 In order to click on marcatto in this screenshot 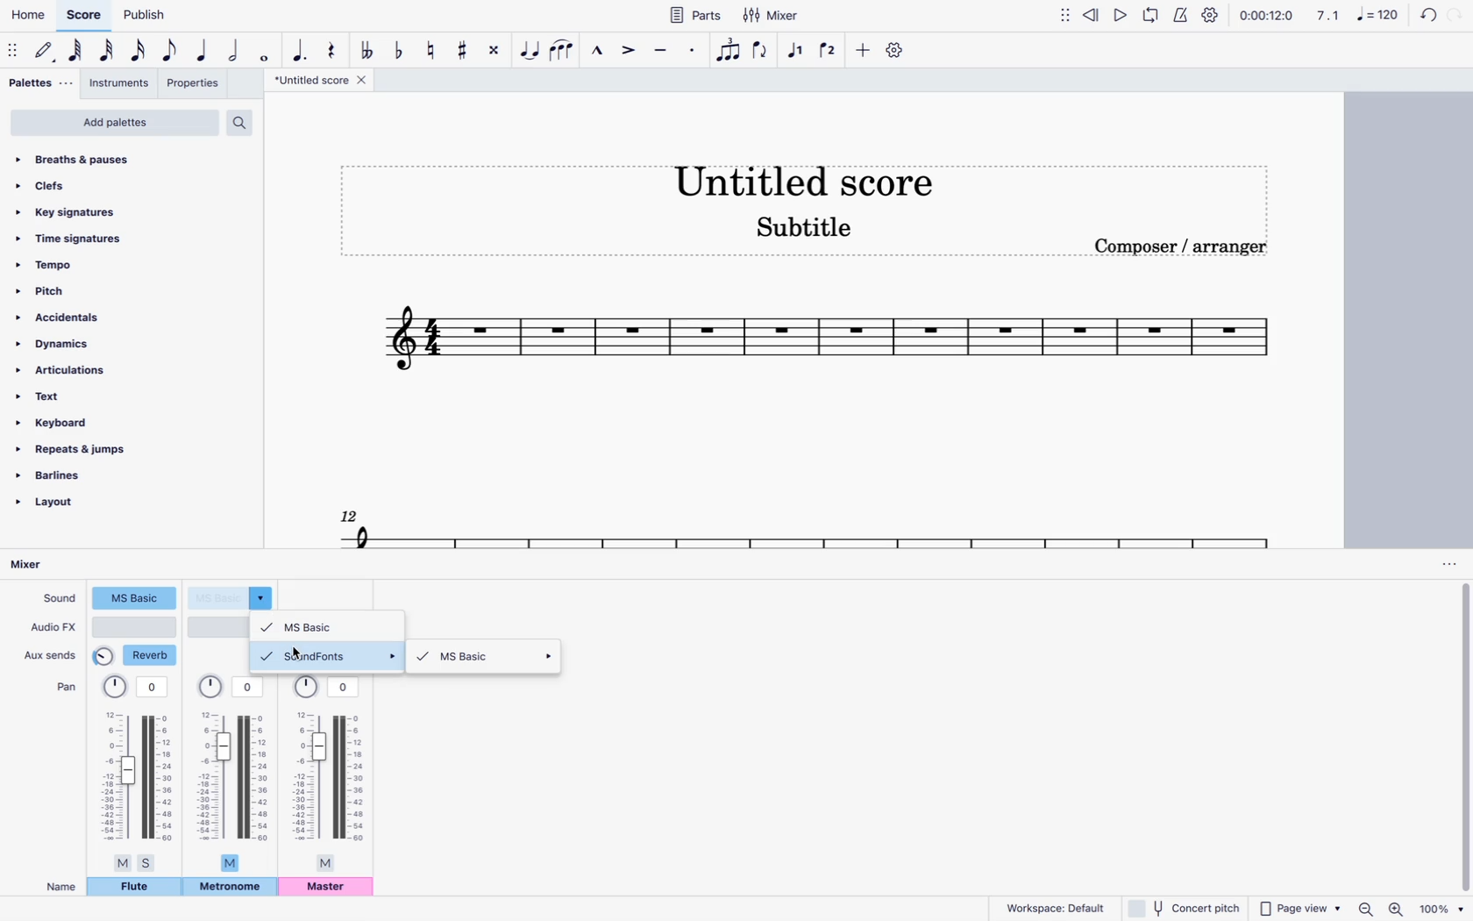, I will do `click(597, 52)`.